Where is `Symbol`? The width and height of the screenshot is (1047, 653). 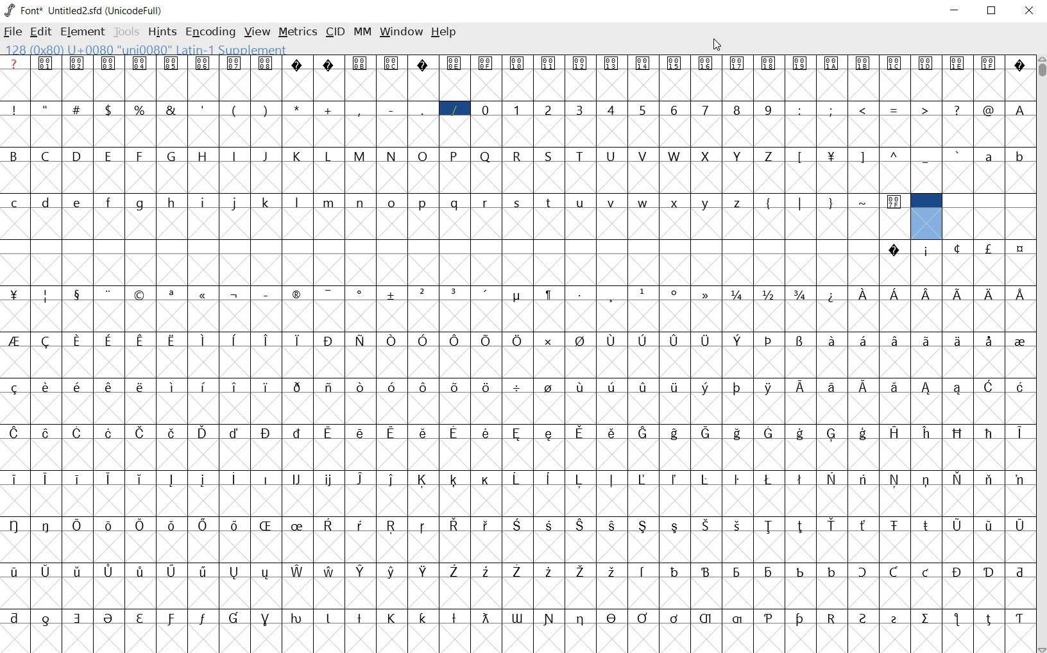
Symbol is located at coordinates (549, 341).